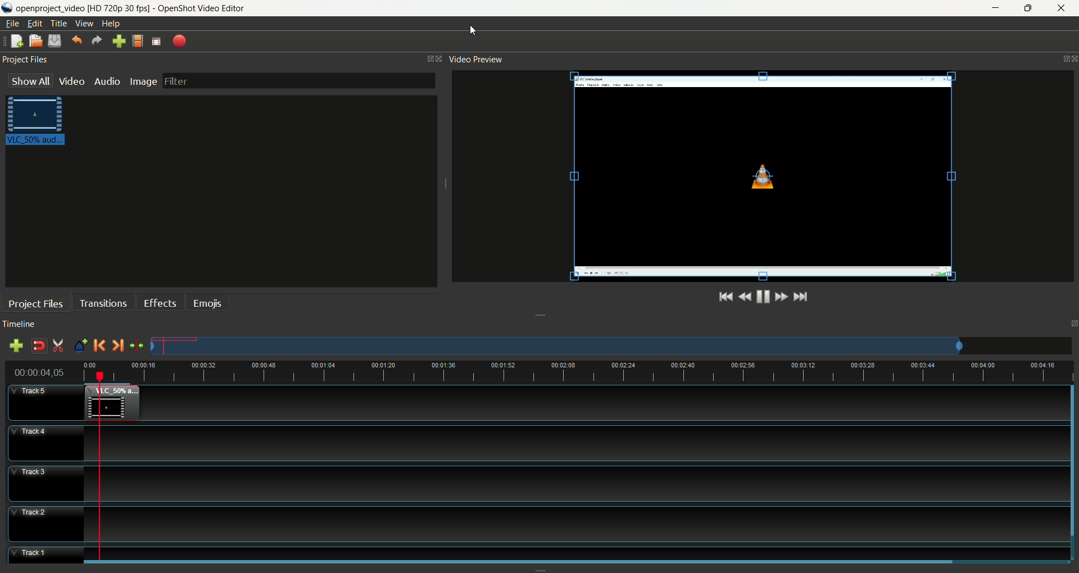  What do you see at coordinates (611, 346) in the screenshot?
I see `zoom factor` at bounding box center [611, 346].